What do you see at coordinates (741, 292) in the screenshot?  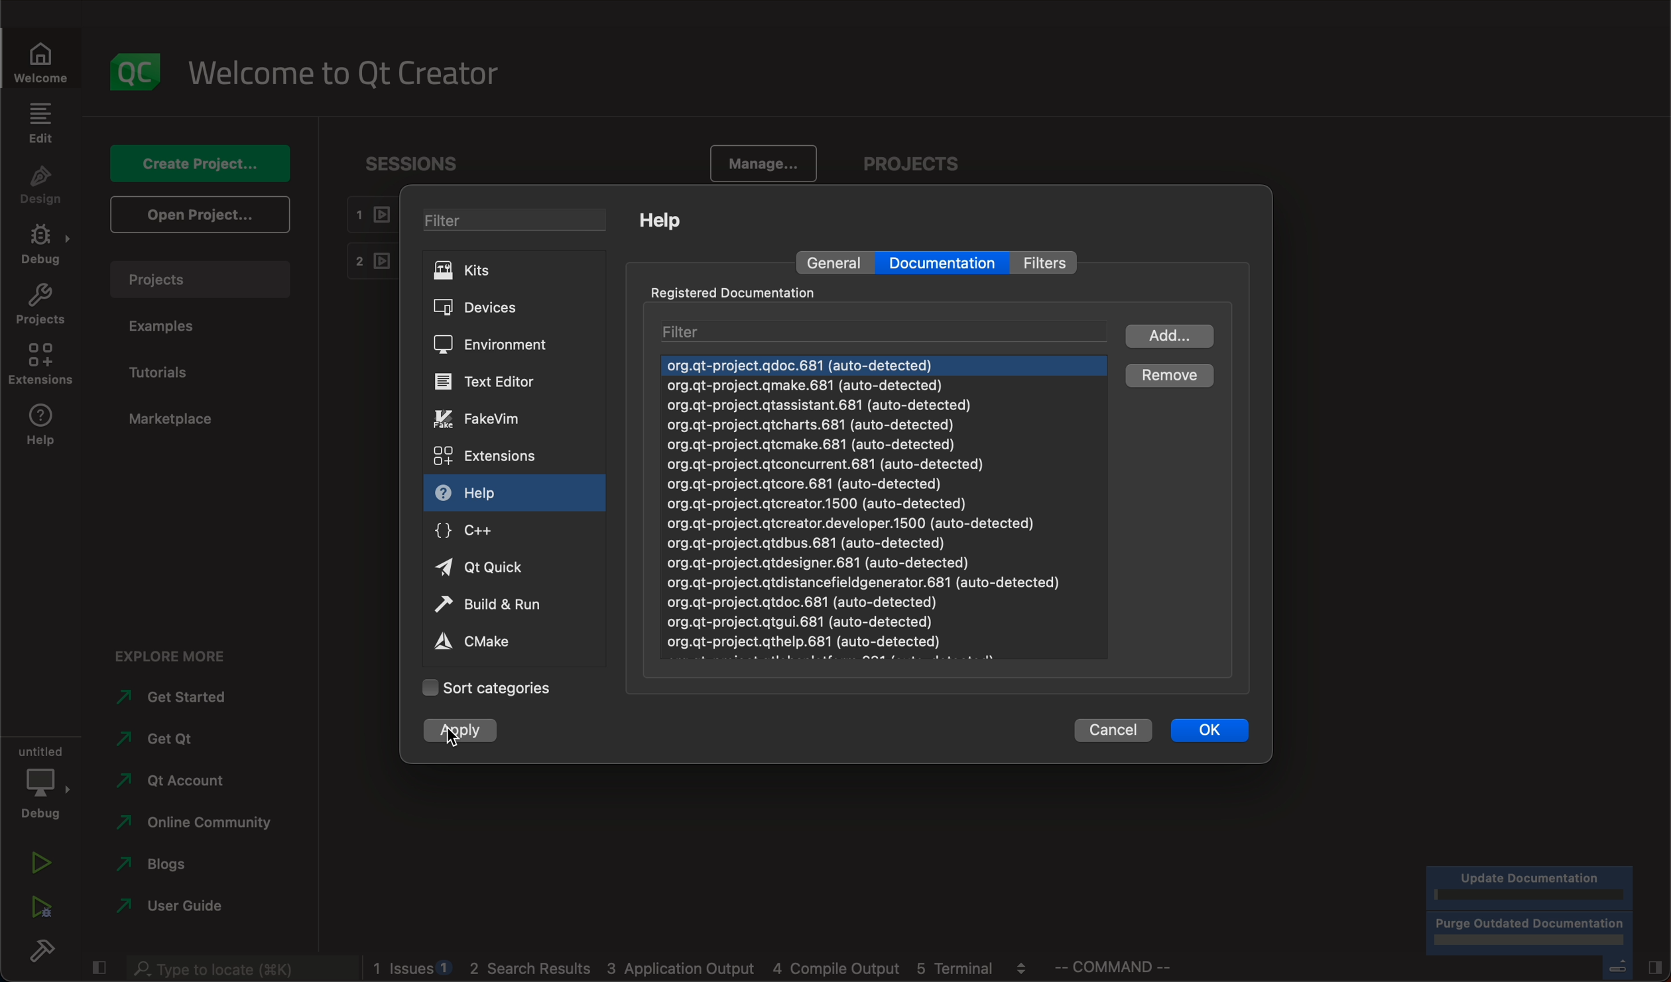 I see `registered` at bounding box center [741, 292].